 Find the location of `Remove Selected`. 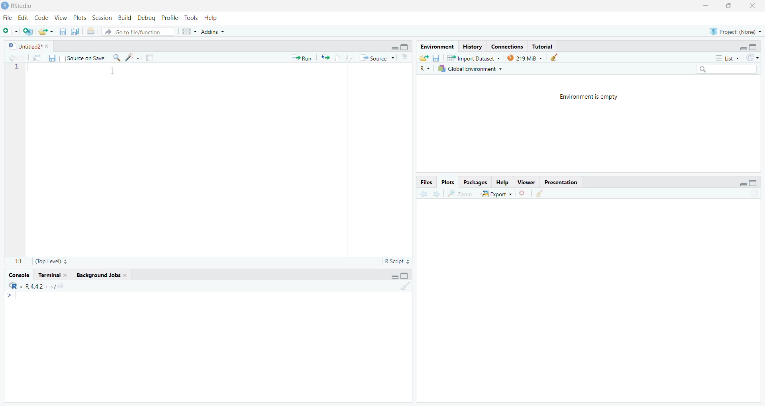

Remove Selected is located at coordinates (524, 193).